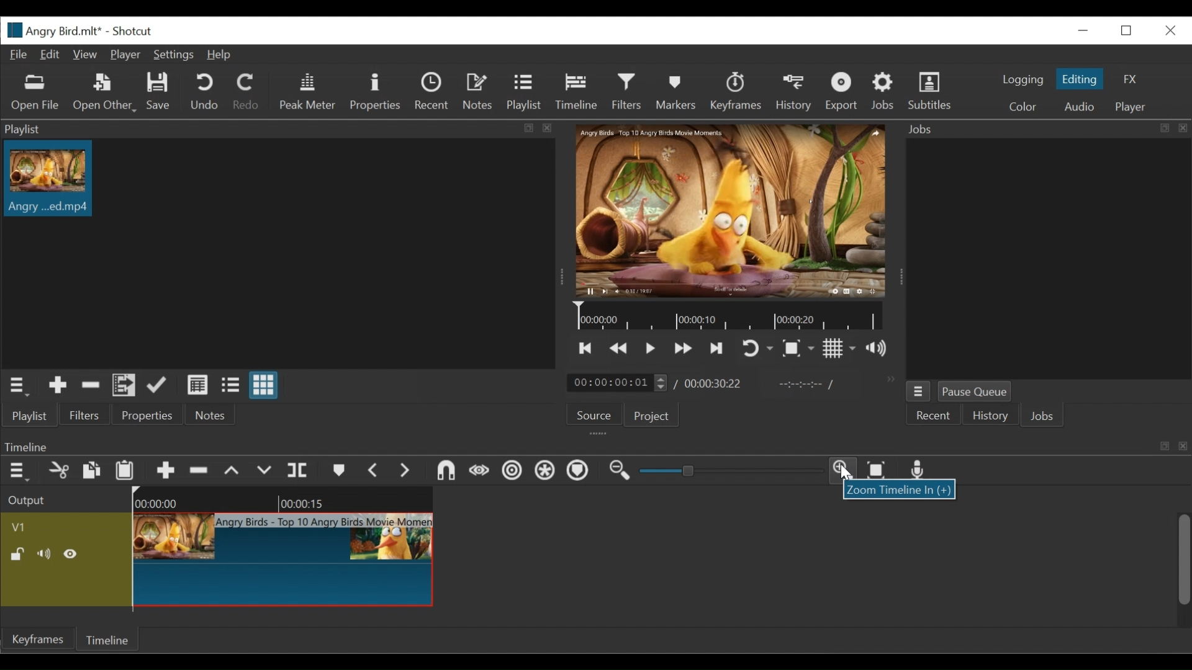 This screenshot has width=1192, height=670. What do you see at coordinates (736, 92) in the screenshot?
I see `Keyframes` at bounding box center [736, 92].